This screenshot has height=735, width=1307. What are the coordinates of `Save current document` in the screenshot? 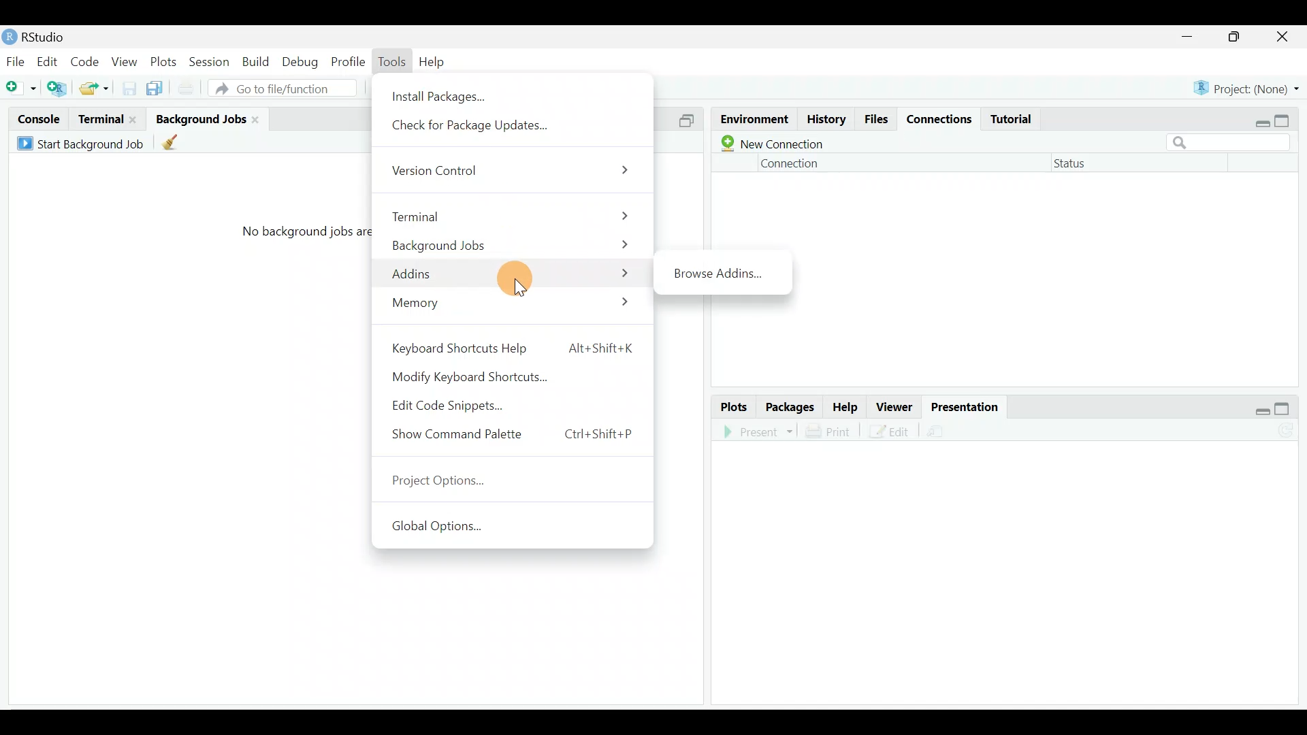 It's located at (126, 90).